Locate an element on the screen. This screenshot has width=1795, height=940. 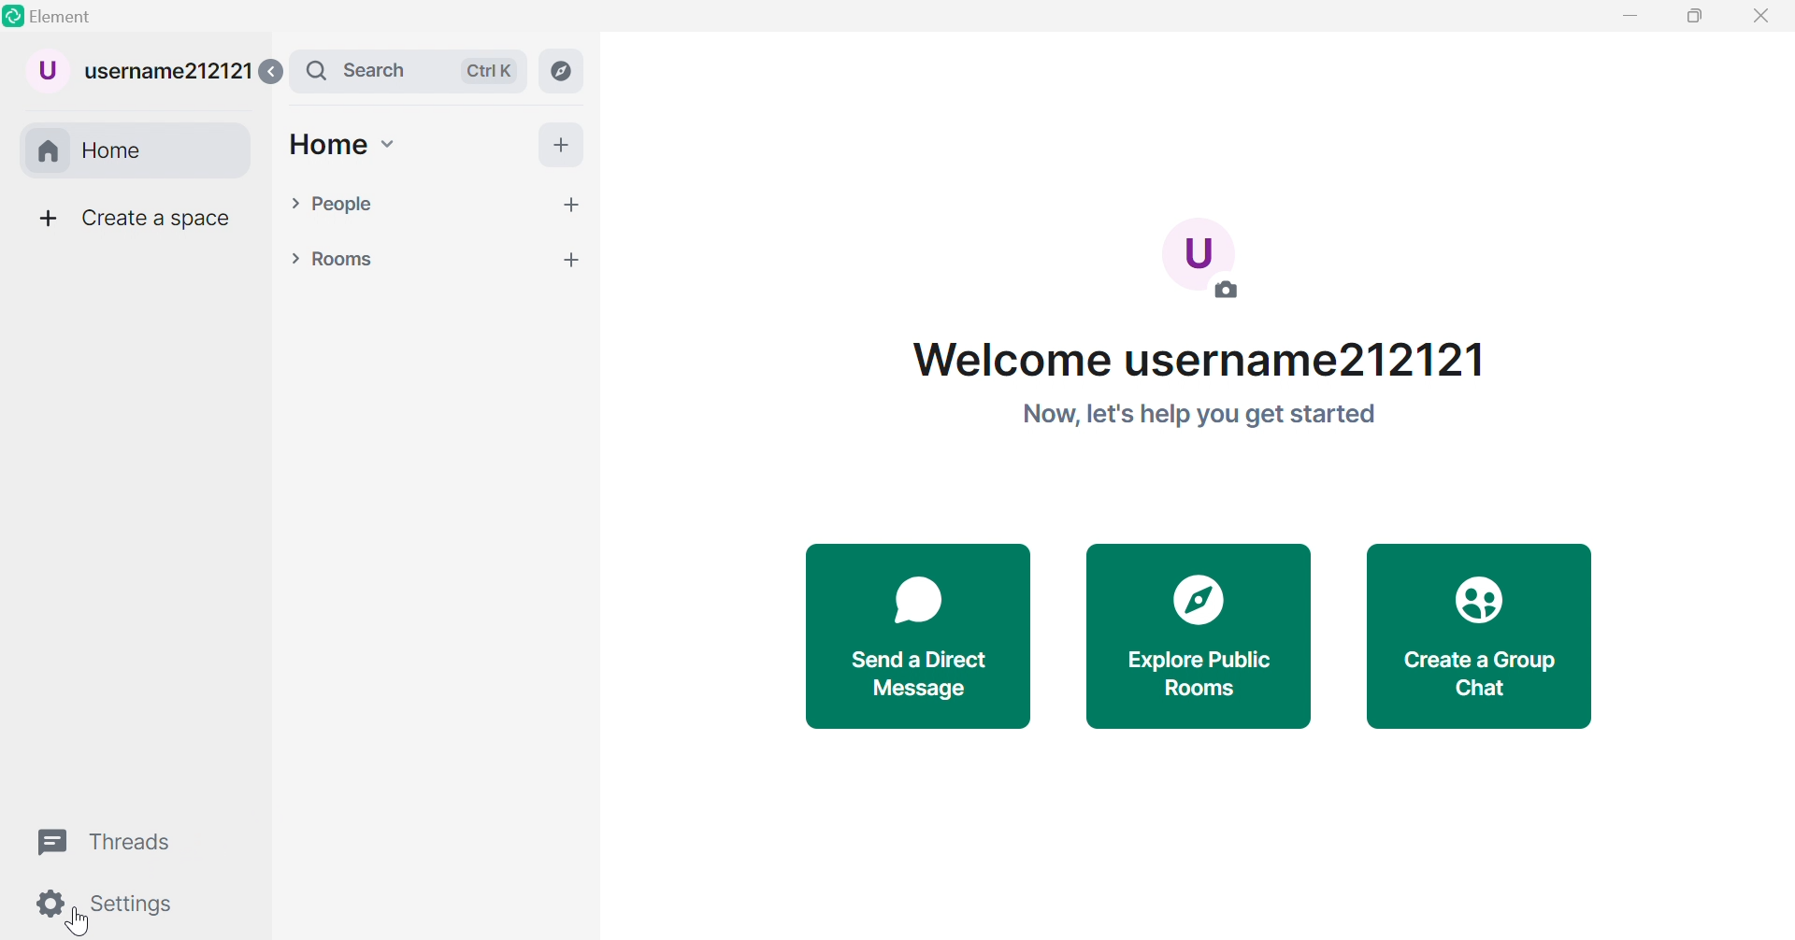
Restore down is located at coordinates (1693, 19).